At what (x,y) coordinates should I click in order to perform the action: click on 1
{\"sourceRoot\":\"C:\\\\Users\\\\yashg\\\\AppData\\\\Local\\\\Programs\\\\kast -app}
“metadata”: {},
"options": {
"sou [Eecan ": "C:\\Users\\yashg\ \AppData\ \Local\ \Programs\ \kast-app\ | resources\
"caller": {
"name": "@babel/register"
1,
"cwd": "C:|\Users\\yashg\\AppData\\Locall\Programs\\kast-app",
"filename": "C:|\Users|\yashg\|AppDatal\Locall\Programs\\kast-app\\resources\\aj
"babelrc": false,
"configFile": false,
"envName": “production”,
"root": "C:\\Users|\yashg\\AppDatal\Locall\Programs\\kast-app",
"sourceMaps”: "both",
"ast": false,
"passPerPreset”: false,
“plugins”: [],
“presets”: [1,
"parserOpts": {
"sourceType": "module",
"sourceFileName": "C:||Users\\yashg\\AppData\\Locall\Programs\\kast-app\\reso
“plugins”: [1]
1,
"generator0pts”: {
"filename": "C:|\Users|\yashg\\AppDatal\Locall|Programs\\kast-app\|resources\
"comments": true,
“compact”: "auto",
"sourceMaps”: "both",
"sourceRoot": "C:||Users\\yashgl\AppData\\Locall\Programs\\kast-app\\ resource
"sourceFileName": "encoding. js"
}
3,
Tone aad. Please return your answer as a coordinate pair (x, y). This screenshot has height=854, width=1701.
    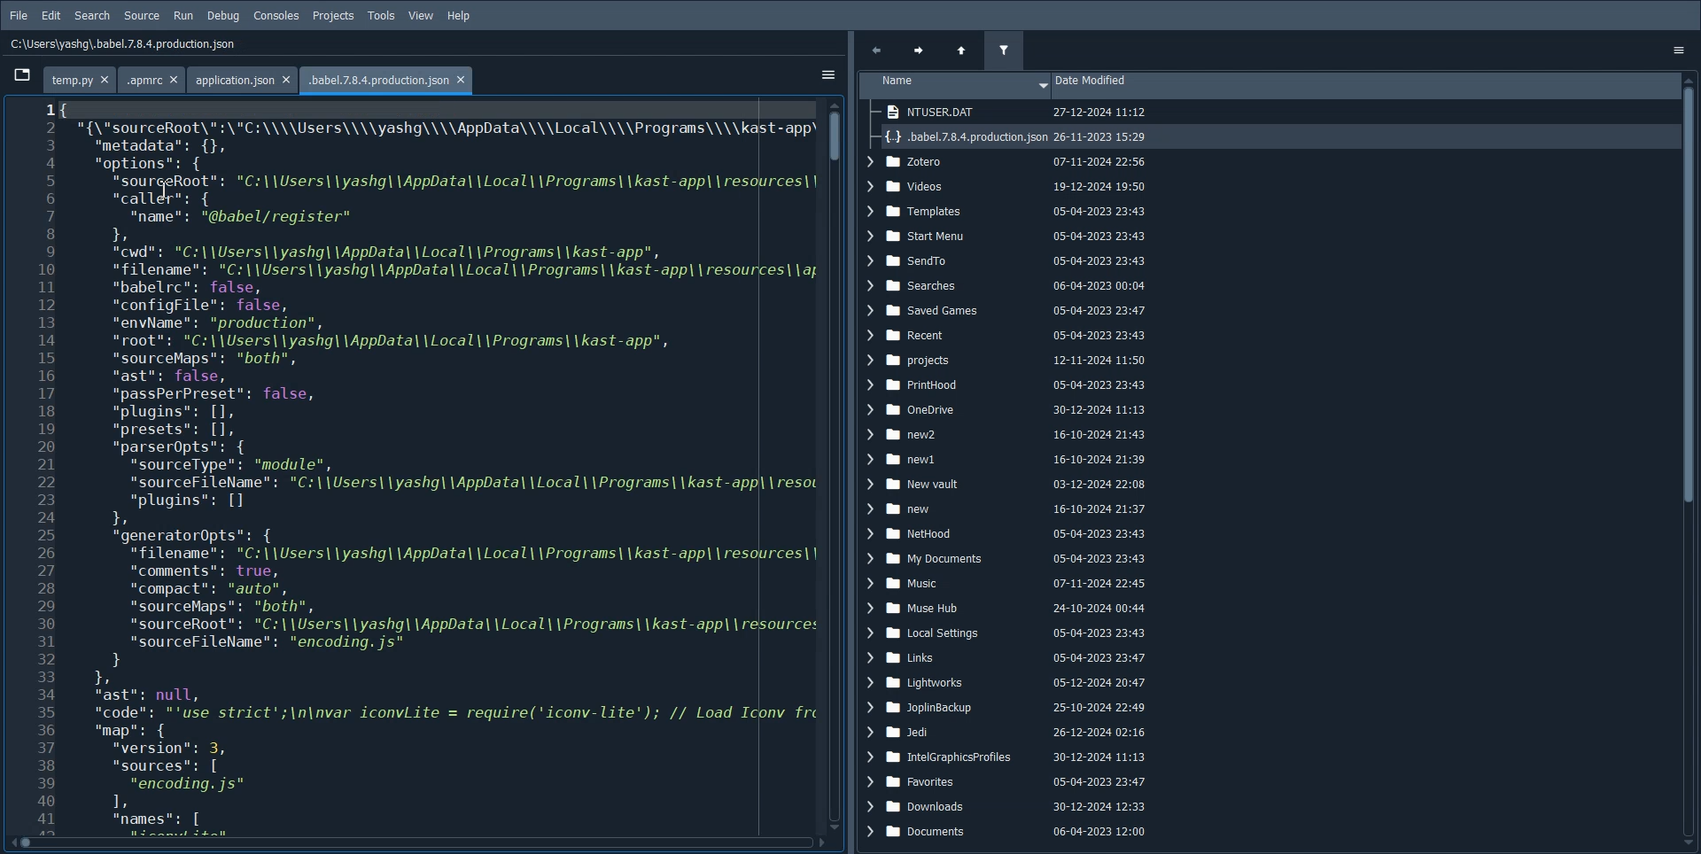
    Looking at the image, I should click on (439, 462).